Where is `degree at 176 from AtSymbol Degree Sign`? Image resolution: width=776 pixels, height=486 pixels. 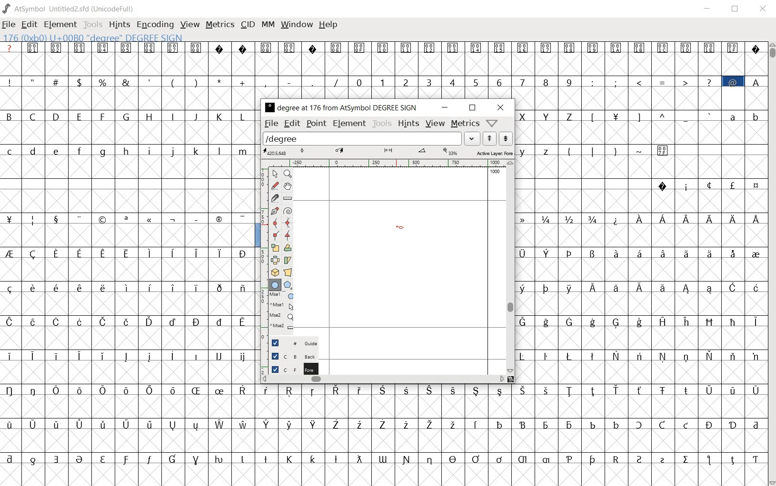 degree at 176 from AtSymbol Degree Sign is located at coordinates (342, 108).